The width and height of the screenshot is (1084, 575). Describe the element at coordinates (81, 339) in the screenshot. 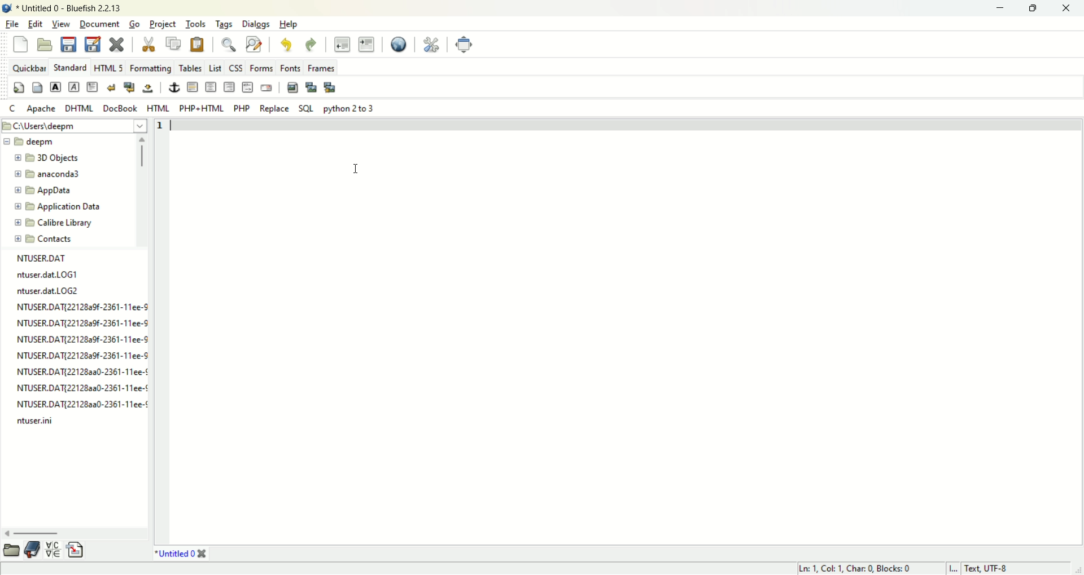

I see `NTUSER.DAT{22128a9f-2361-11ee-"` at that location.